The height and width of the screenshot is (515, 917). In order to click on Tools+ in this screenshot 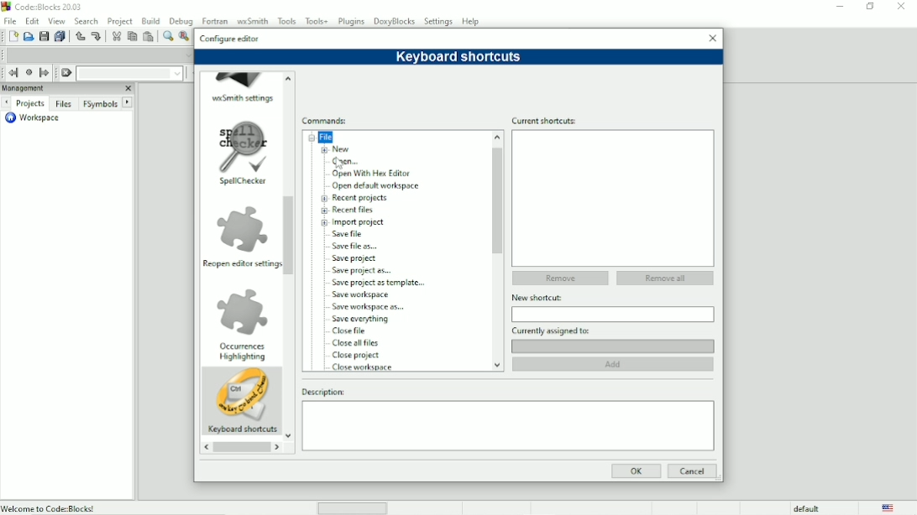, I will do `click(317, 21)`.